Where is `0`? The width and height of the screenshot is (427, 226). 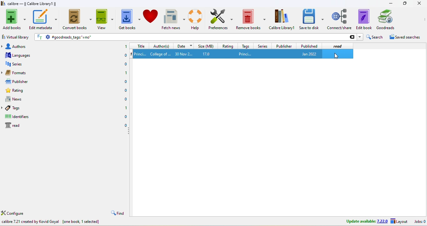
0 is located at coordinates (125, 125).